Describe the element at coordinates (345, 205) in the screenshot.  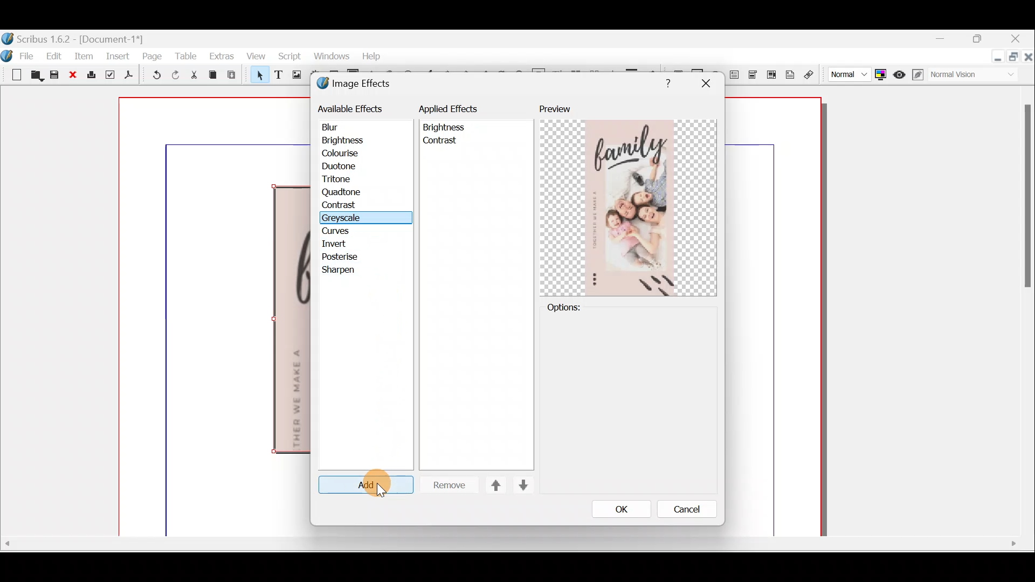
I see `contrast` at that location.